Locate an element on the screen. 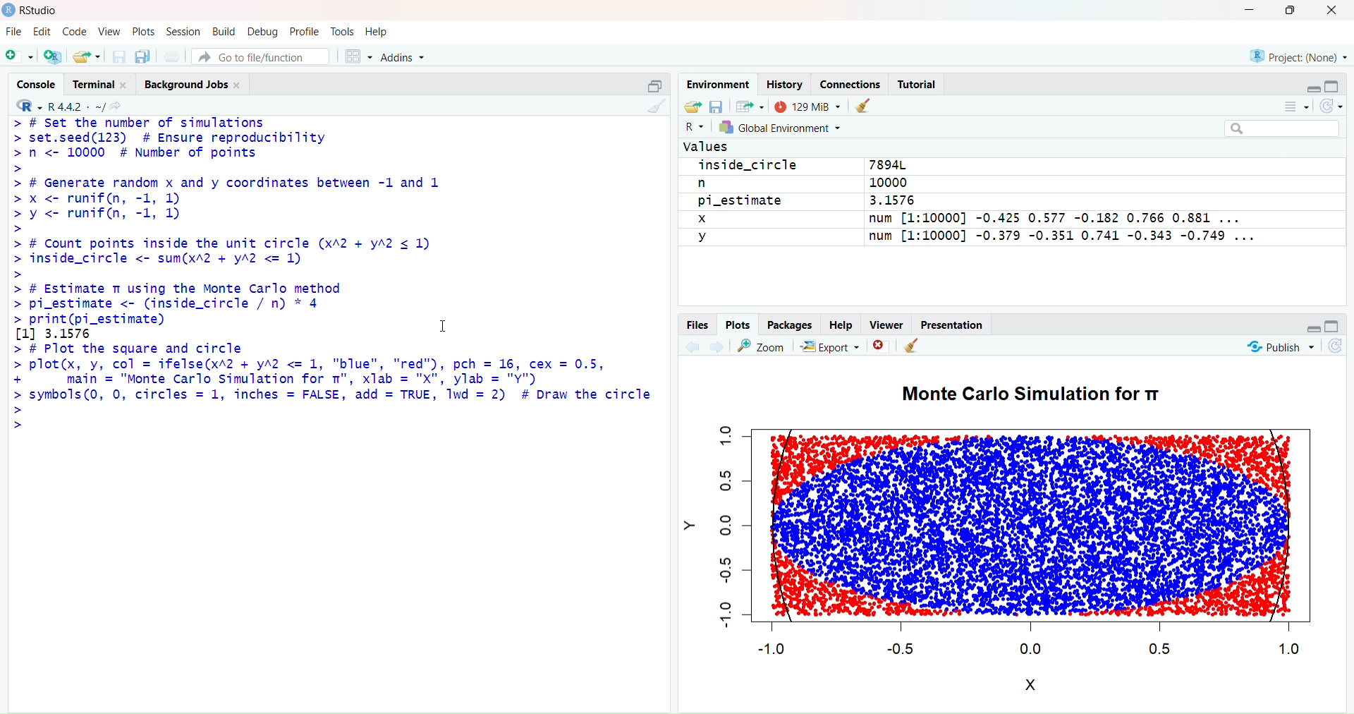 This screenshot has height=714, width=1354. Plots is located at coordinates (144, 30).